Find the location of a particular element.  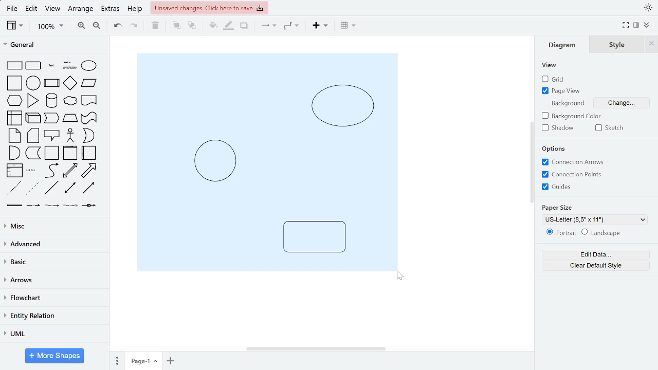

connection arrows is located at coordinates (573, 162).